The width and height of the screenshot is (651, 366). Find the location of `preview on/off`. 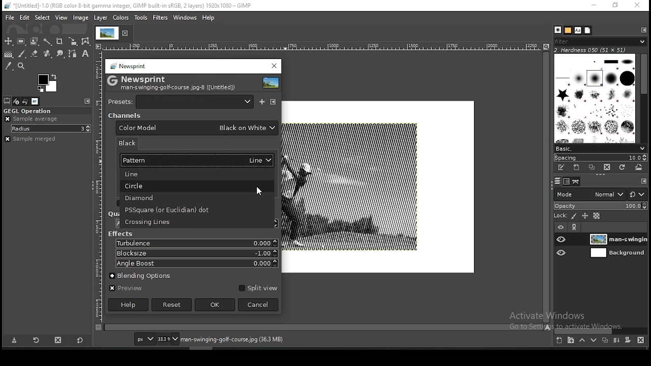

preview on/off is located at coordinates (126, 289).